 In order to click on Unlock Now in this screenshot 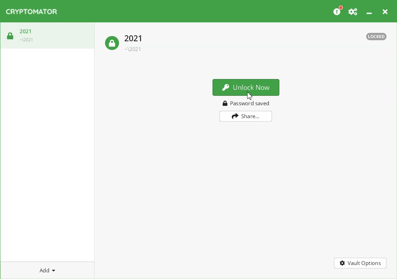, I will do `click(246, 86)`.